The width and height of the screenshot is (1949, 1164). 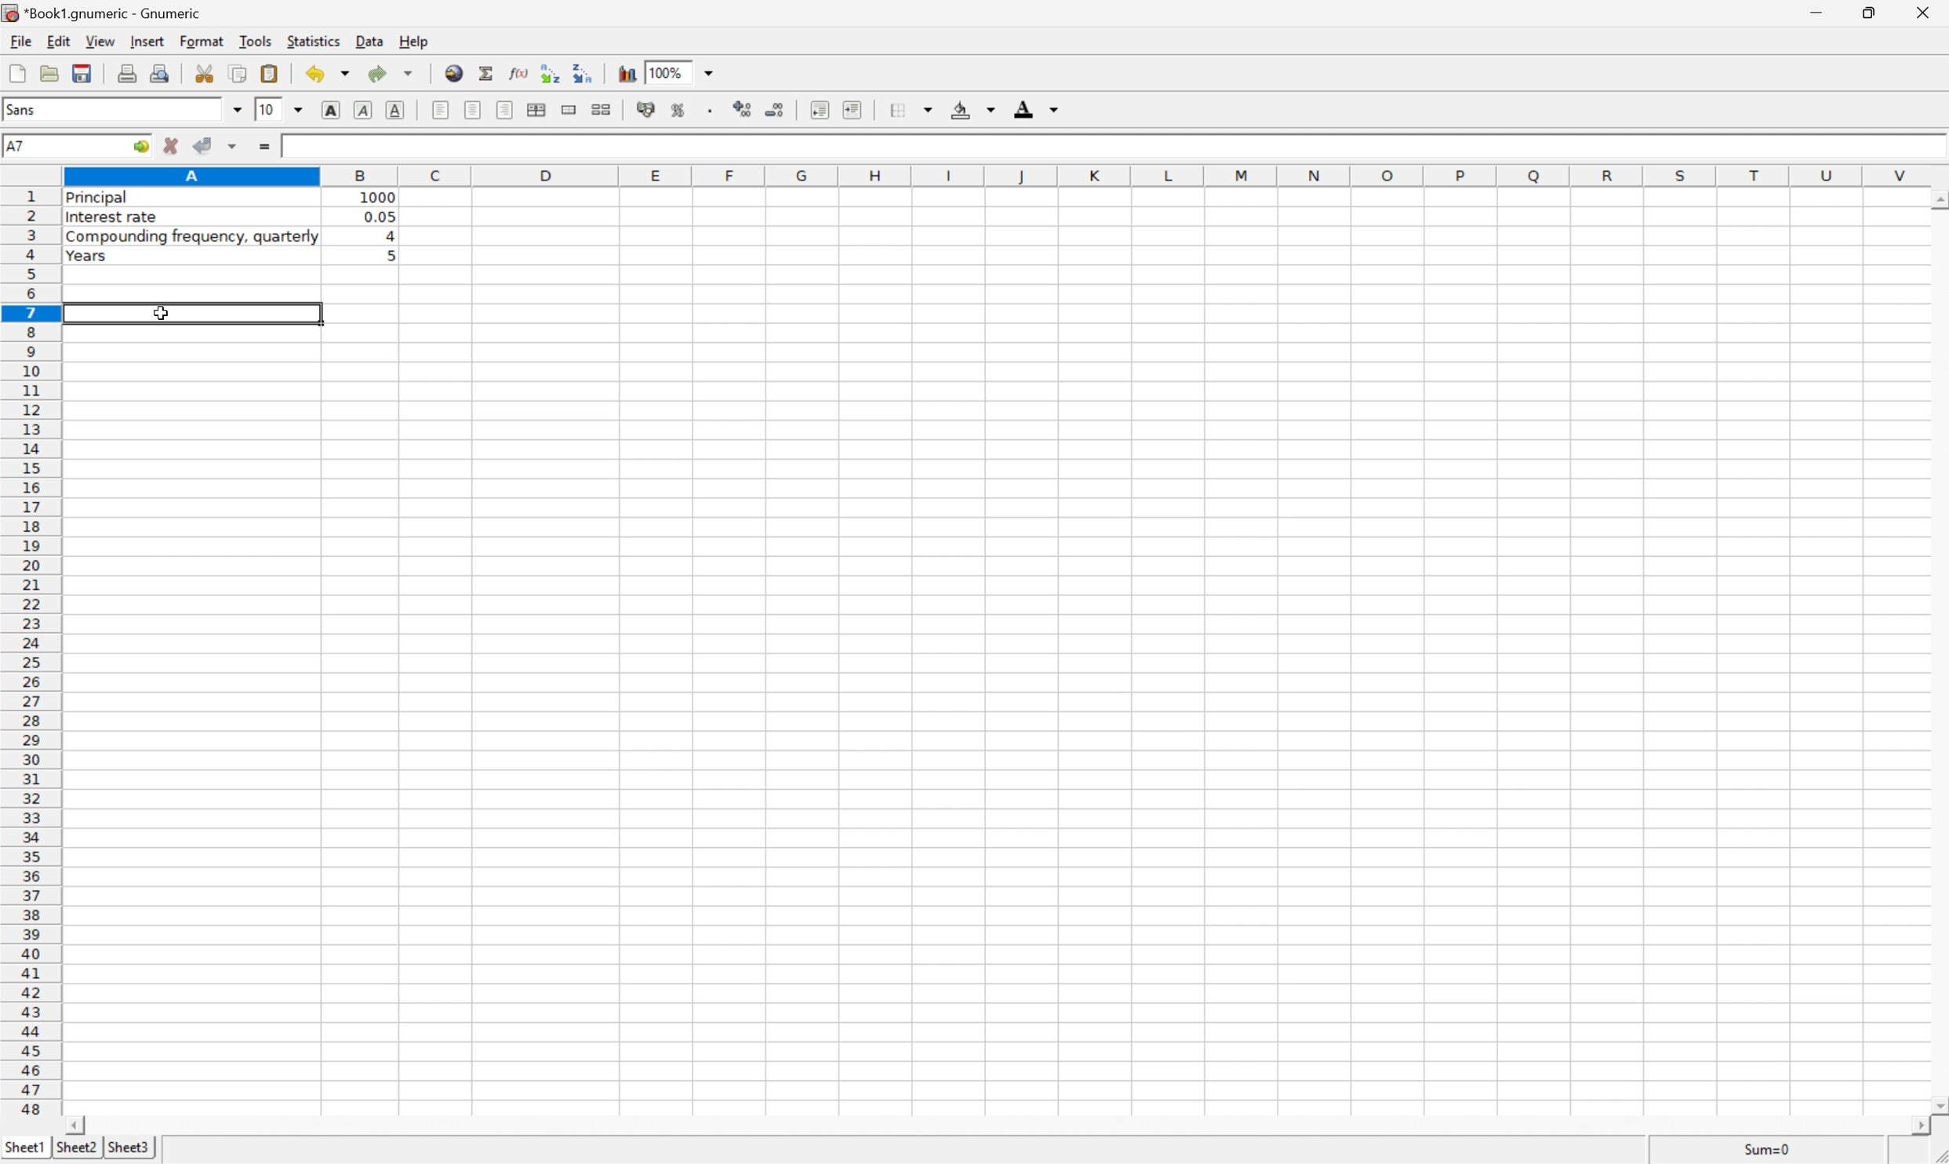 What do you see at coordinates (1936, 1100) in the screenshot?
I see `scroll down` at bounding box center [1936, 1100].